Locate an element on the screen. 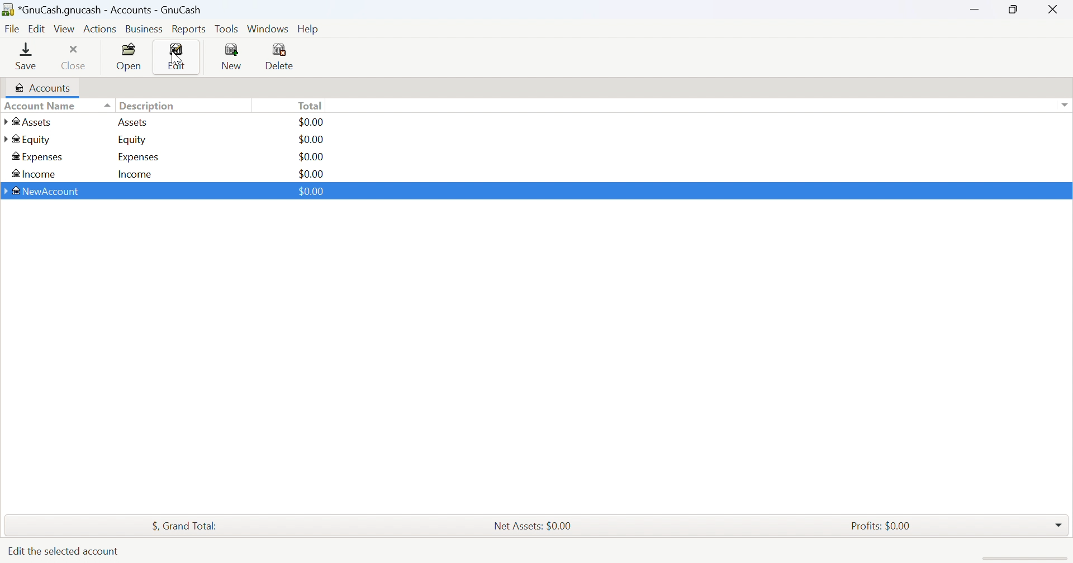 This screenshot has height=563, width=1073. NewAccount is located at coordinates (44, 192).